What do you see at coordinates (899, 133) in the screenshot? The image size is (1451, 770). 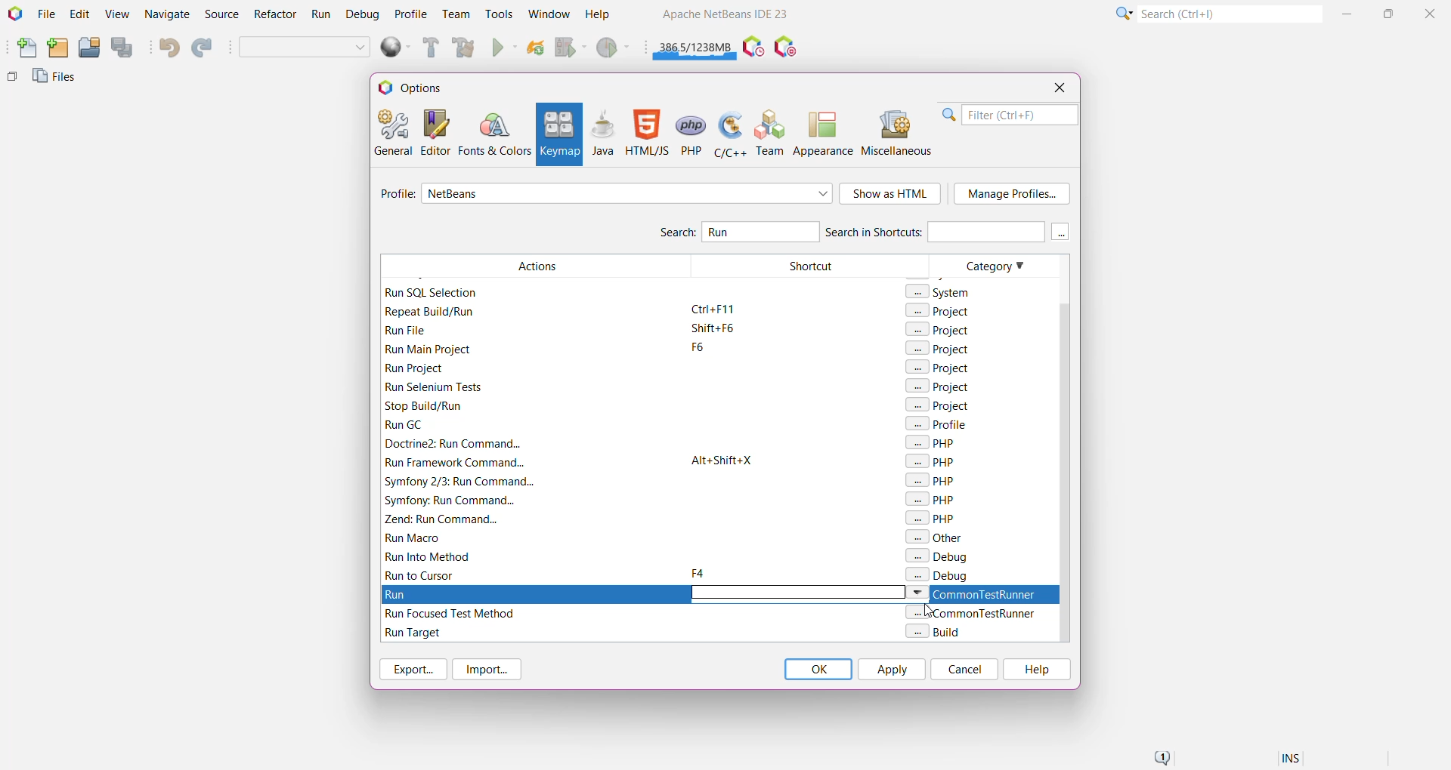 I see `Miscellaneous` at bounding box center [899, 133].